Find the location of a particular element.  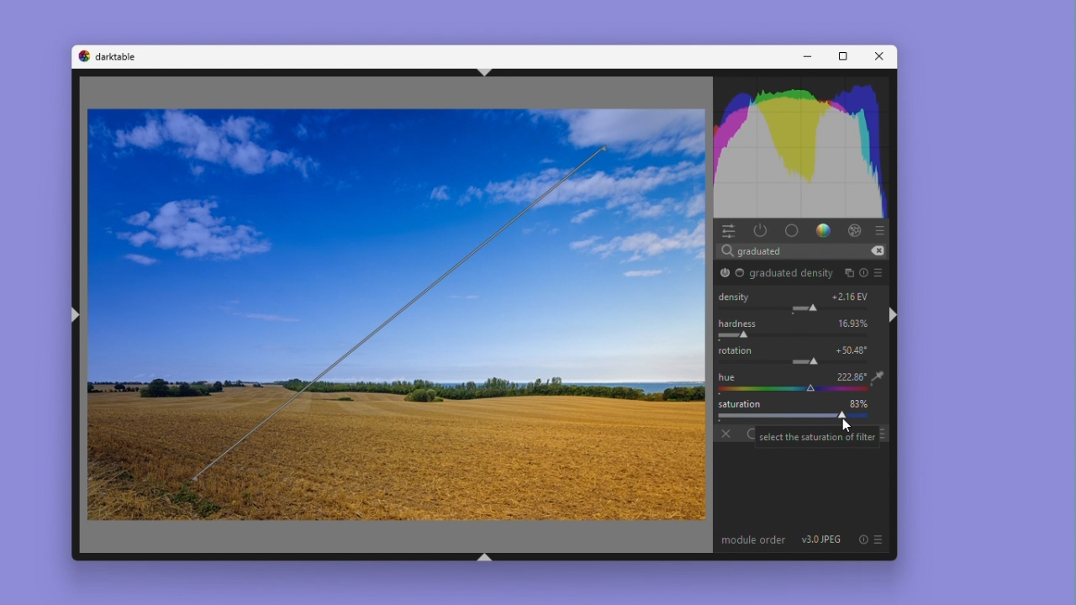

Brush Hardness slider is located at coordinates (799, 336).